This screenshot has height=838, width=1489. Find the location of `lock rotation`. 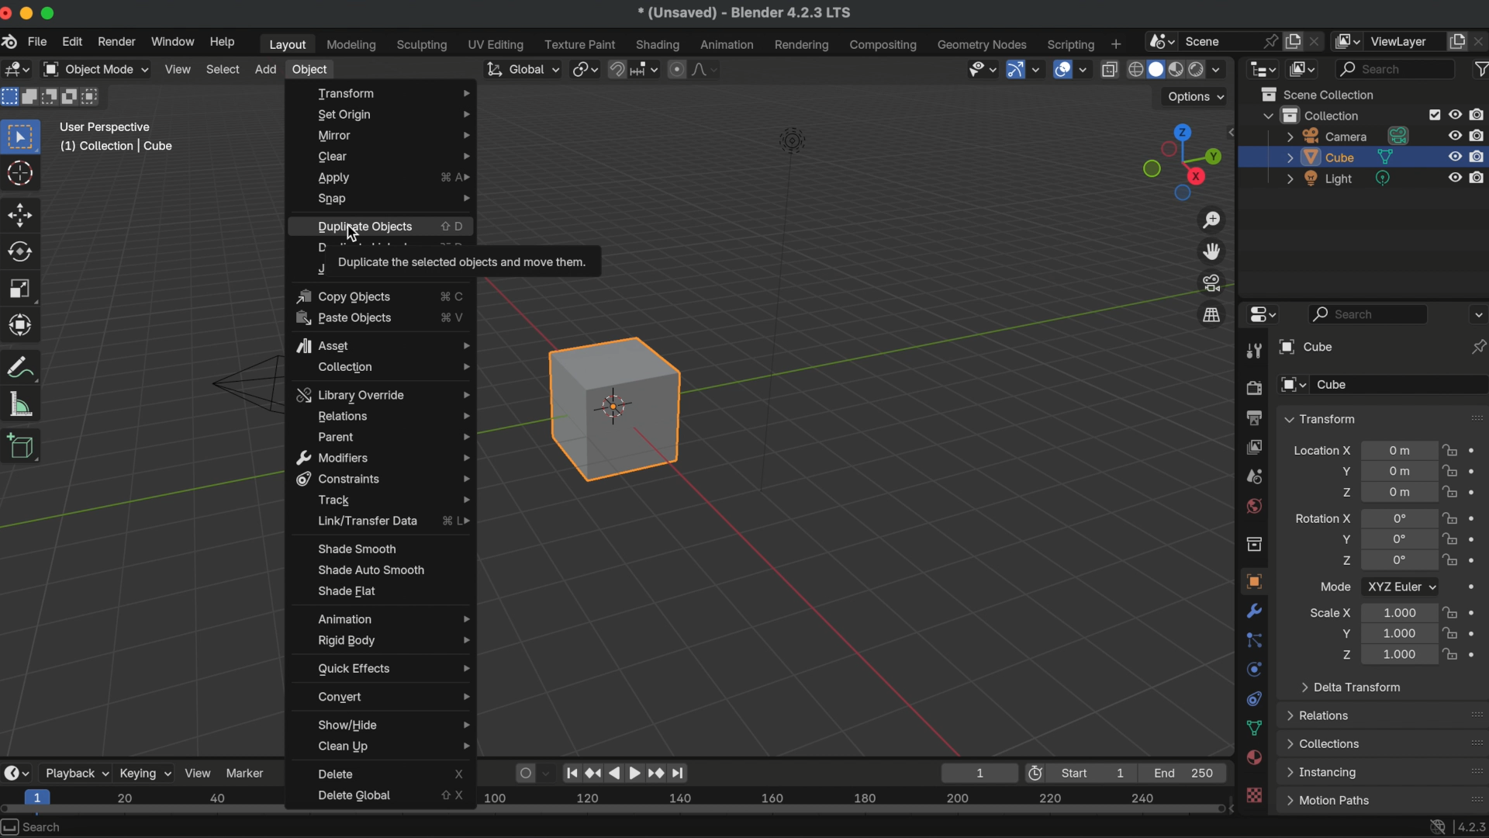

lock rotation is located at coordinates (1450, 518).